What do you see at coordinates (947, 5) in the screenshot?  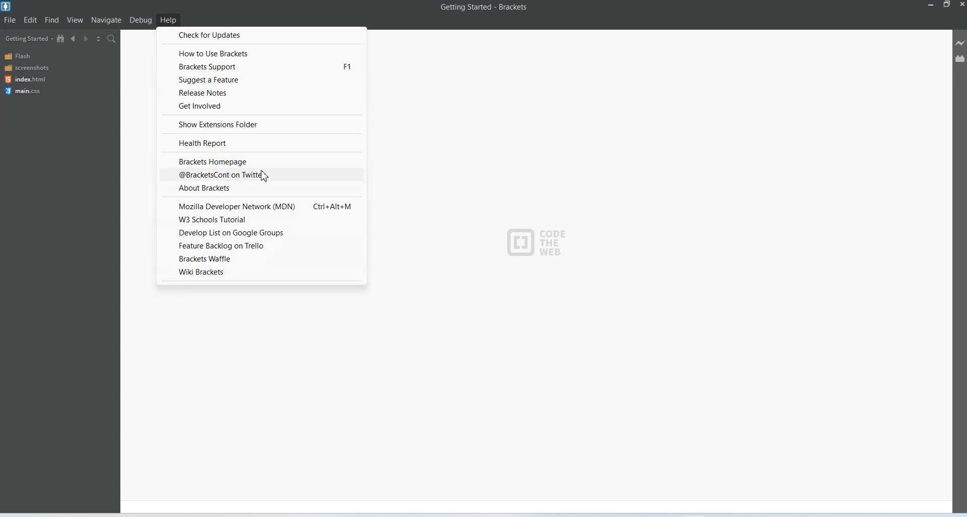 I see `Maximize` at bounding box center [947, 5].